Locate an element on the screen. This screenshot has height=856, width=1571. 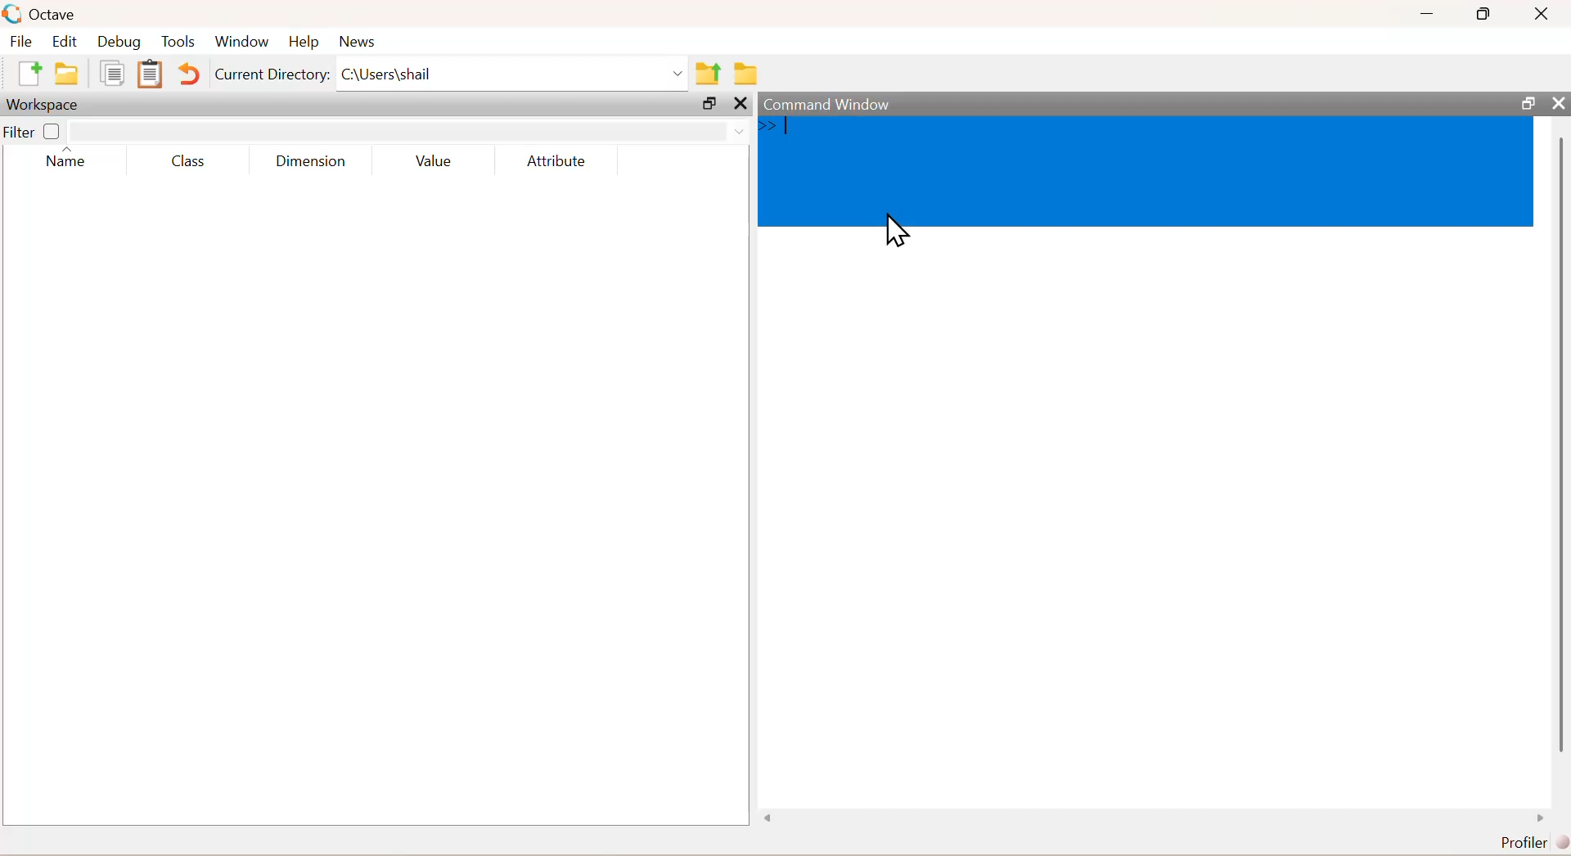
add file is located at coordinates (31, 73).